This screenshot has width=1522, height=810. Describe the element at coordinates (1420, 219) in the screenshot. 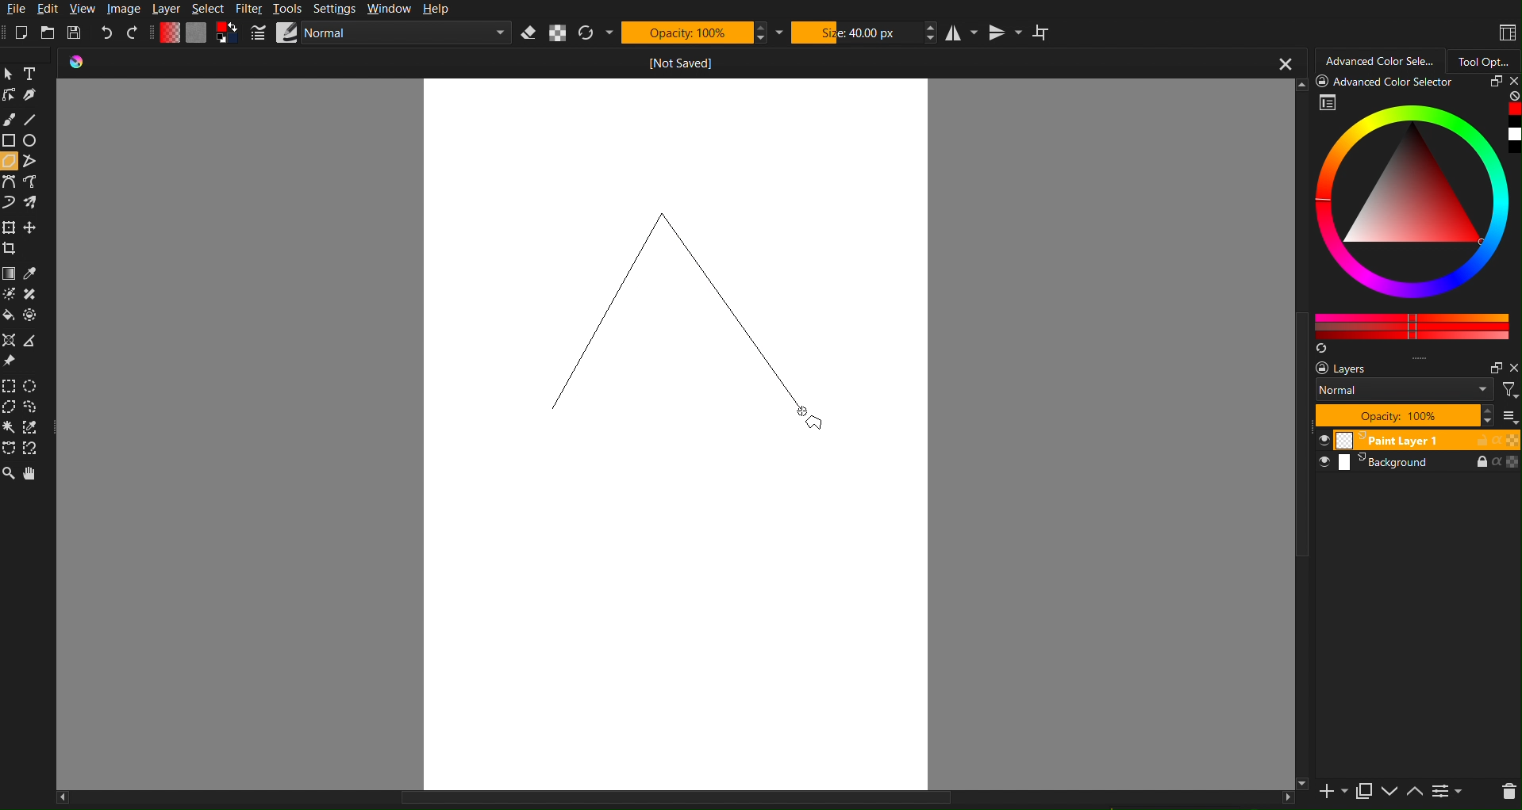

I see `Advanced Color Selector` at that location.